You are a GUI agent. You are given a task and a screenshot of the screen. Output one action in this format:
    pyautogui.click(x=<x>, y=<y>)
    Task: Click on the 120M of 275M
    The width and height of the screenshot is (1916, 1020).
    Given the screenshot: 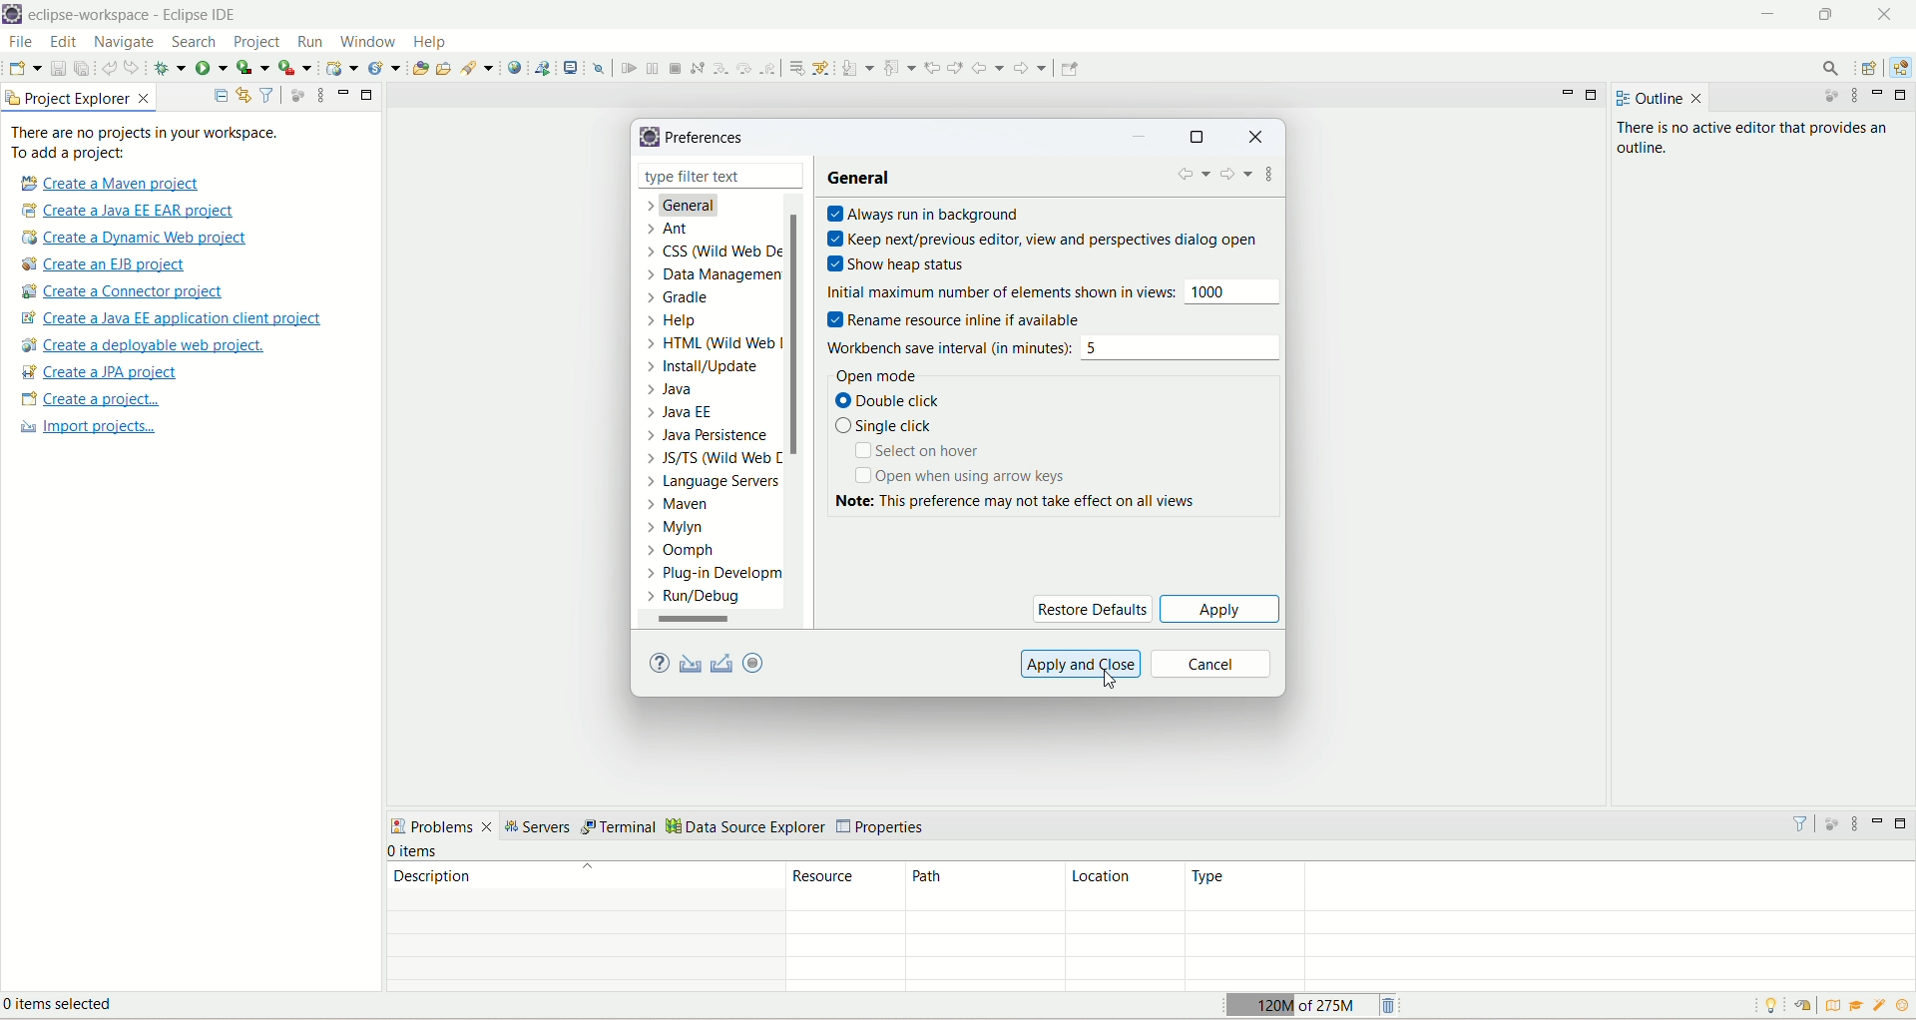 What is the action you would take?
    pyautogui.click(x=1298, y=1003)
    